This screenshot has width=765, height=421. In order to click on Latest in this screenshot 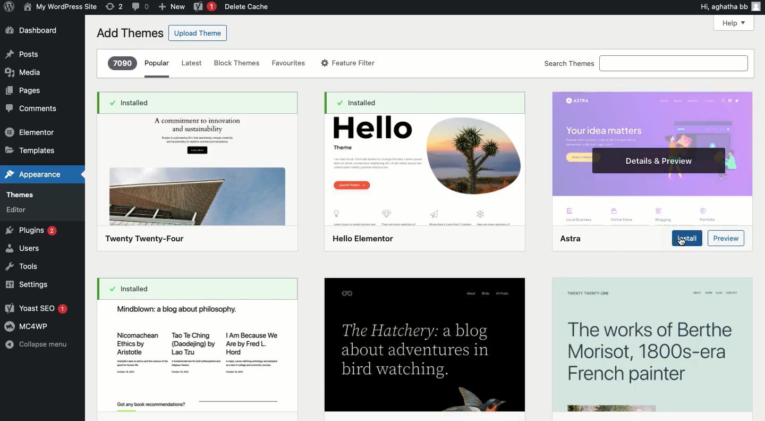, I will do `click(192, 63)`.